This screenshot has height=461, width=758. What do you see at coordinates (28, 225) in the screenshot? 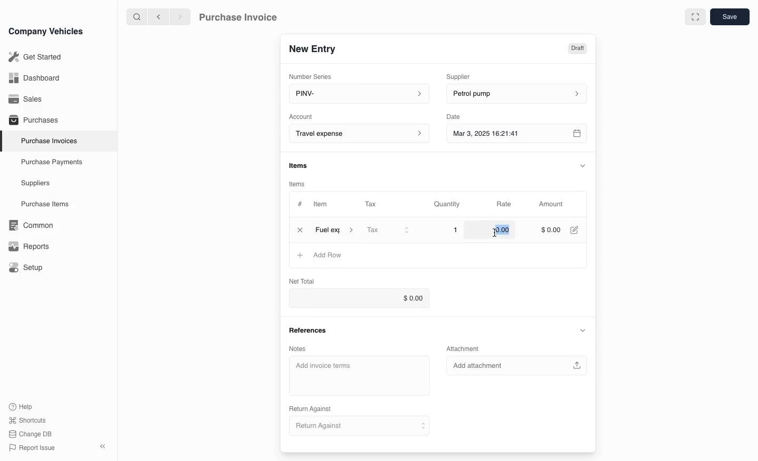
I see `Common` at bounding box center [28, 225].